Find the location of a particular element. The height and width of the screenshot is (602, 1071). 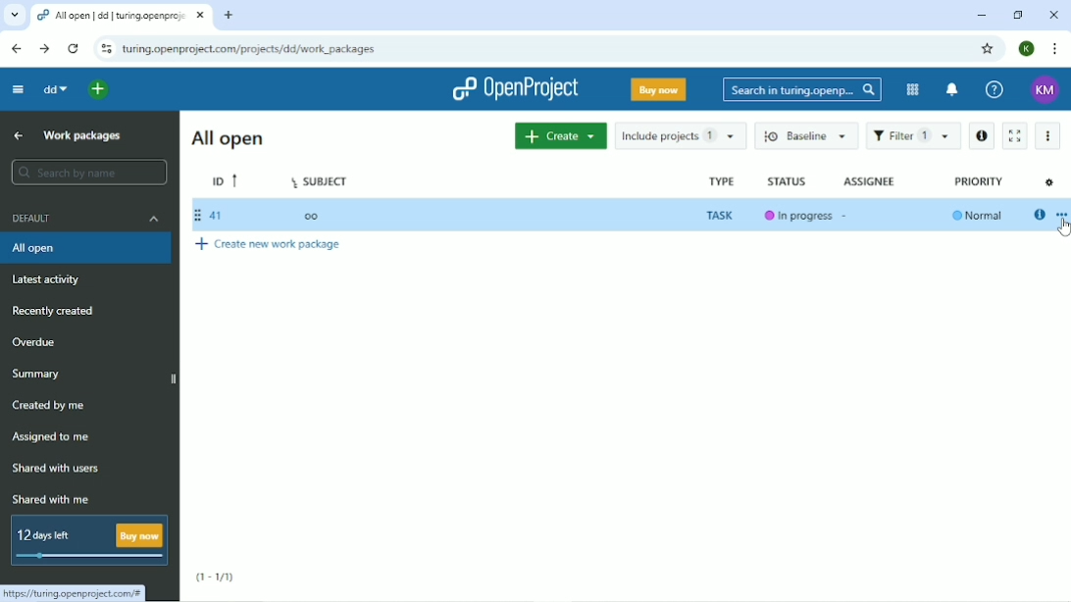

reload this page is located at coordinates (75, 49).